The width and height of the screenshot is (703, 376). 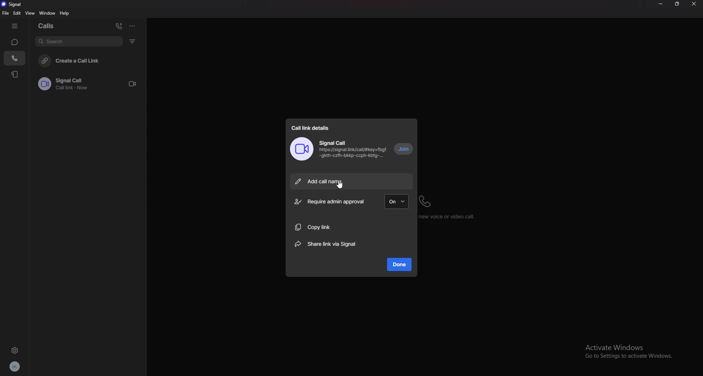 What do you see at coordinates (330, 227) in the screenshot?
I see `copy link` at bounding box center [330, 227].